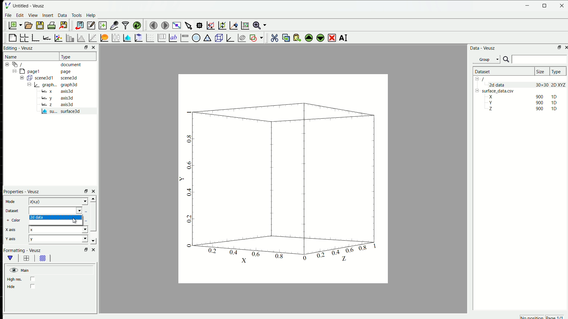 This screenshot has height=319, width=568. Describe the element at coordinates (559, 47) in the screenshot. I see `open in separate window` at that location.